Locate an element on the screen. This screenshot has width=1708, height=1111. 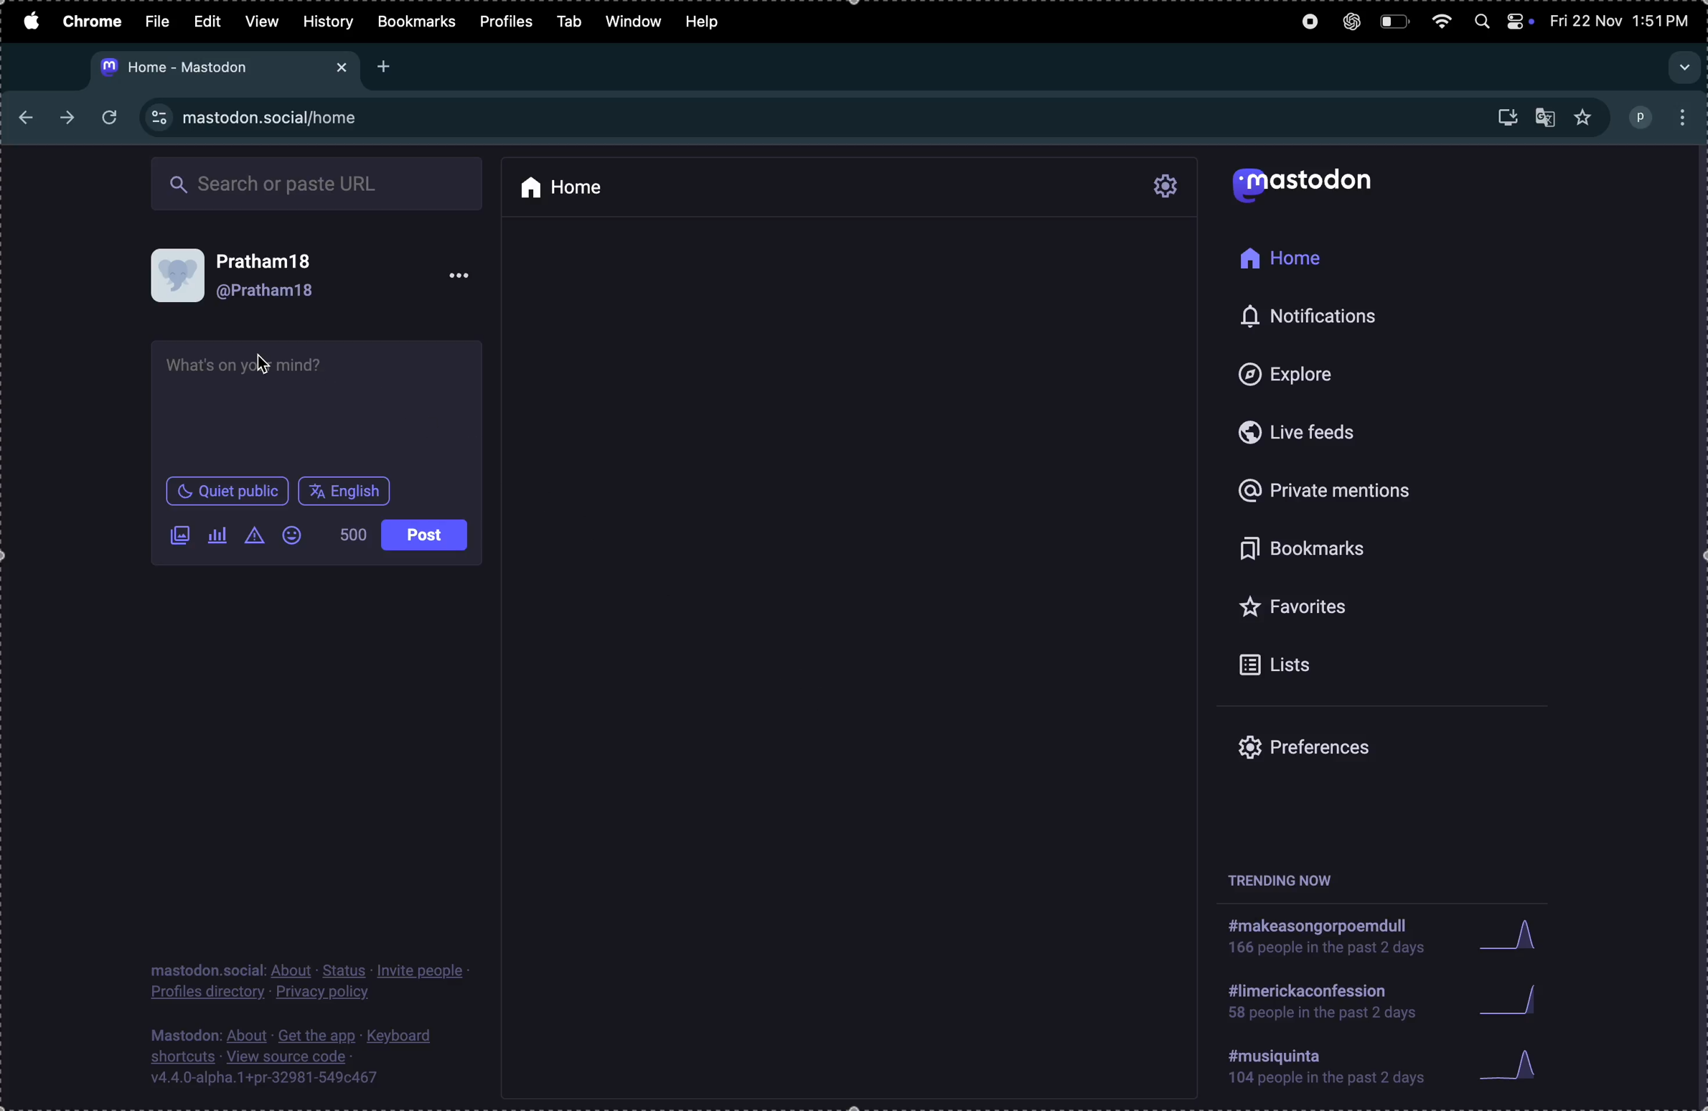
live feeds is located at coordinates (1317, 428).